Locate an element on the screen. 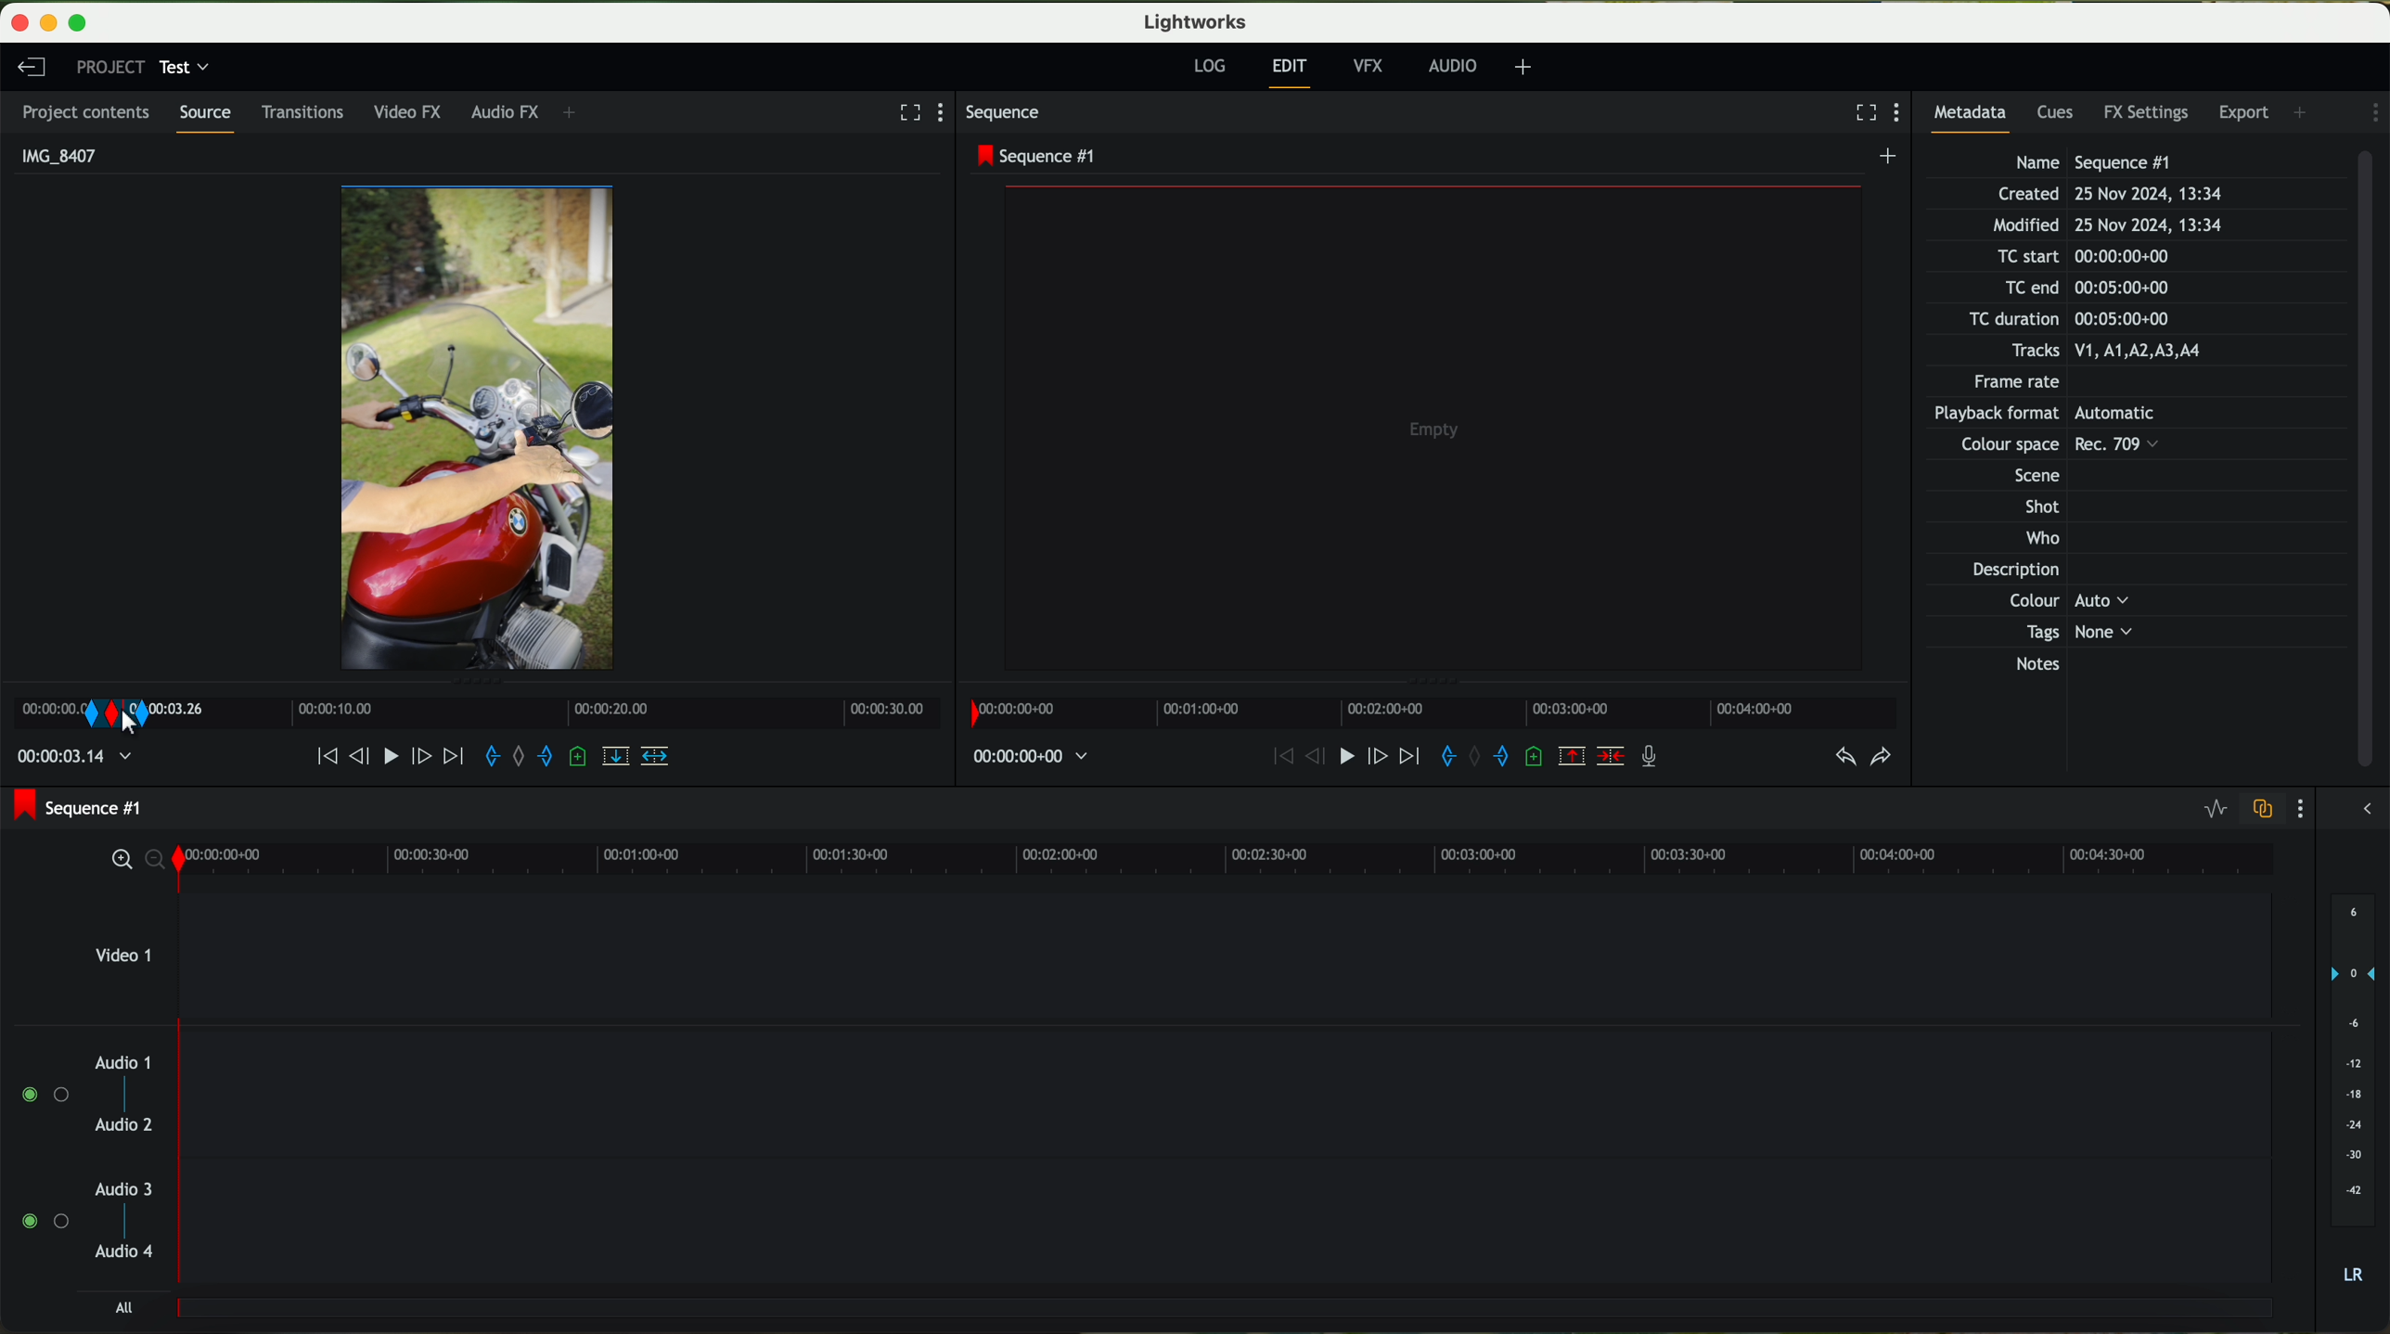 This screenshot has height=1334, width=2390. sequence #1 is located at coordinates (81, 807).